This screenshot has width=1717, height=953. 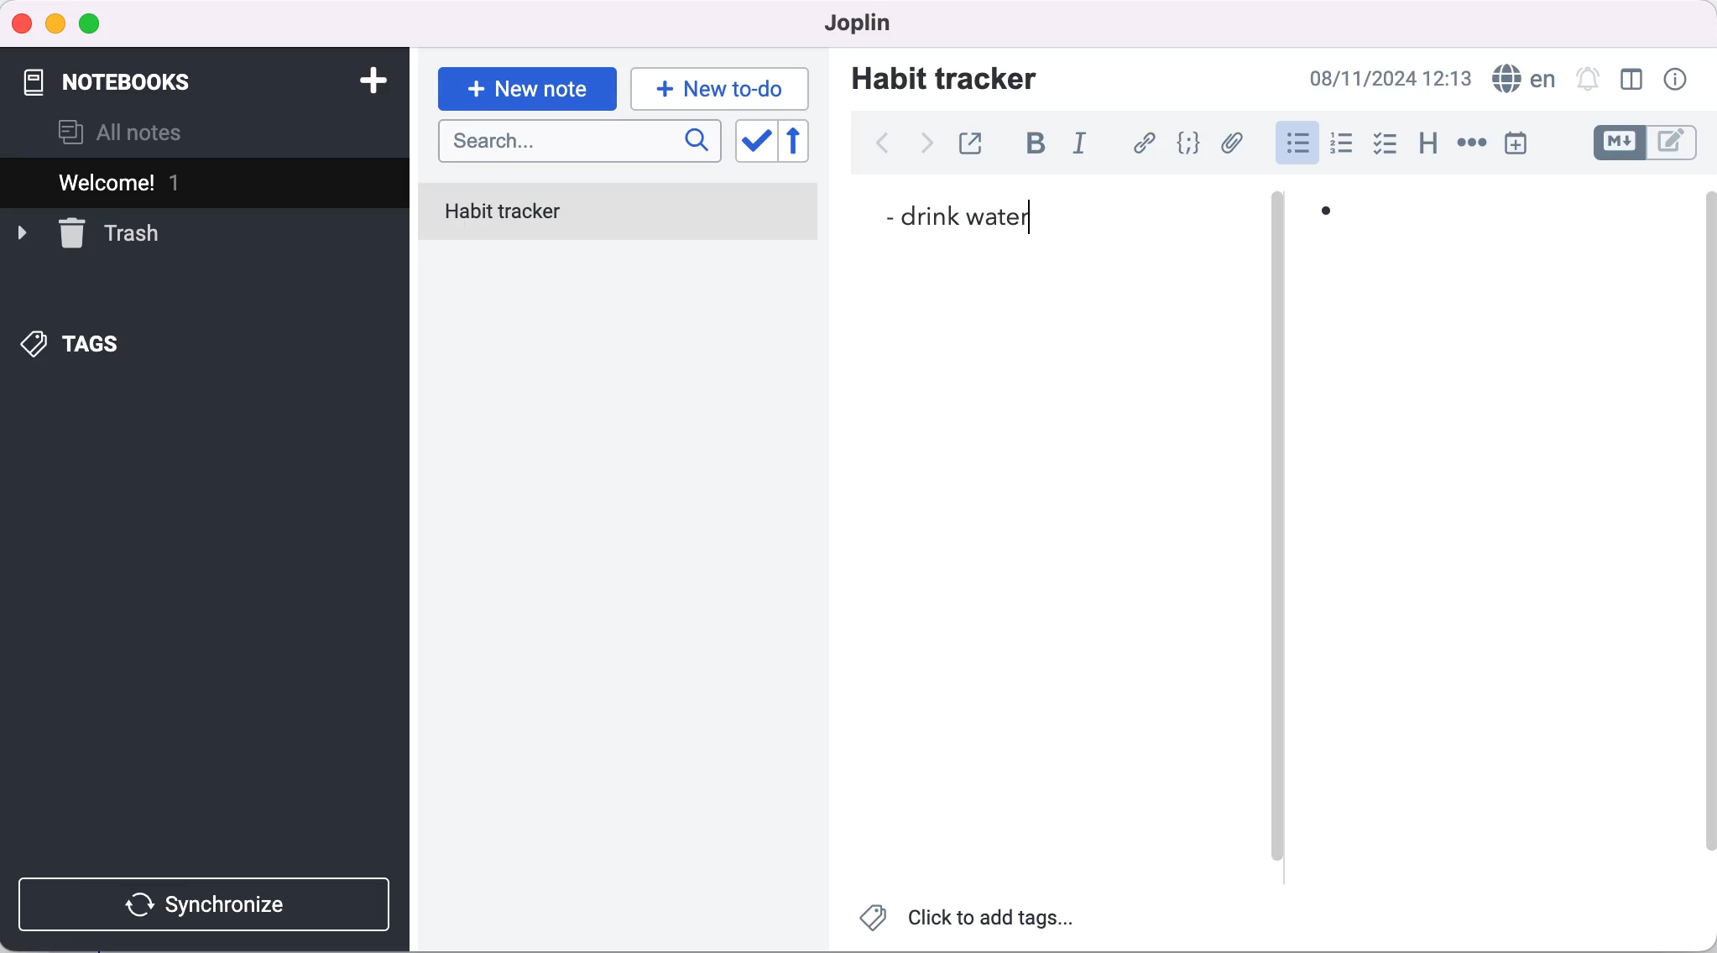 I want to click on close, so click(x=23, y=23).